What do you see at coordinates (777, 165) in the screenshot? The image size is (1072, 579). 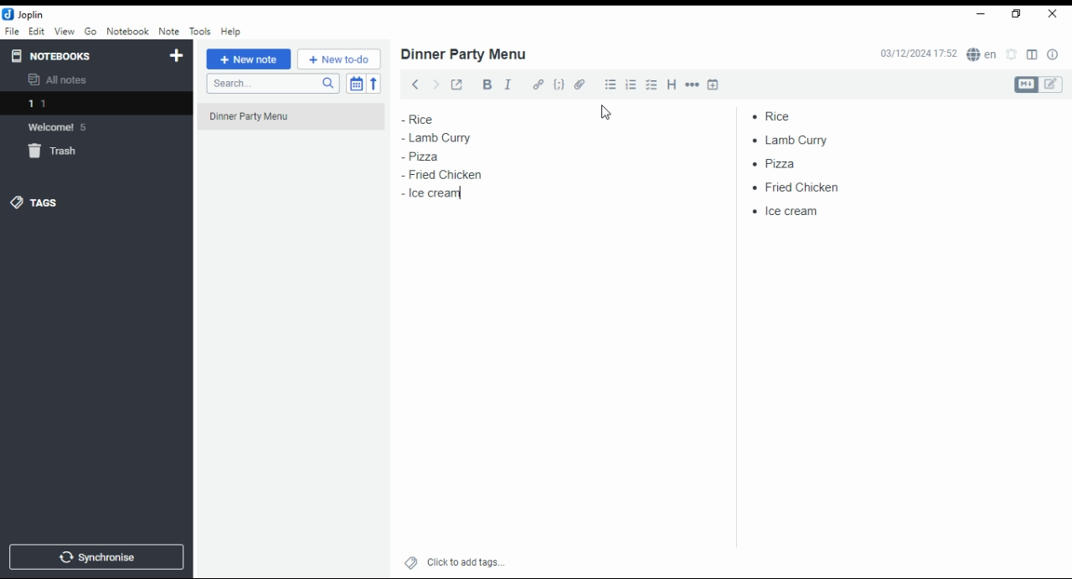 I see `pizza` at bounding box center [777, 165].